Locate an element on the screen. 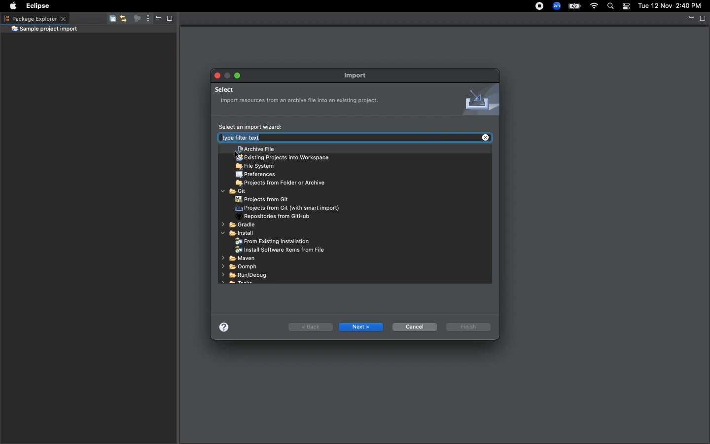 The height and width of the screenshot is (444, 710). From existing installation is located at coordinates (274, 242).